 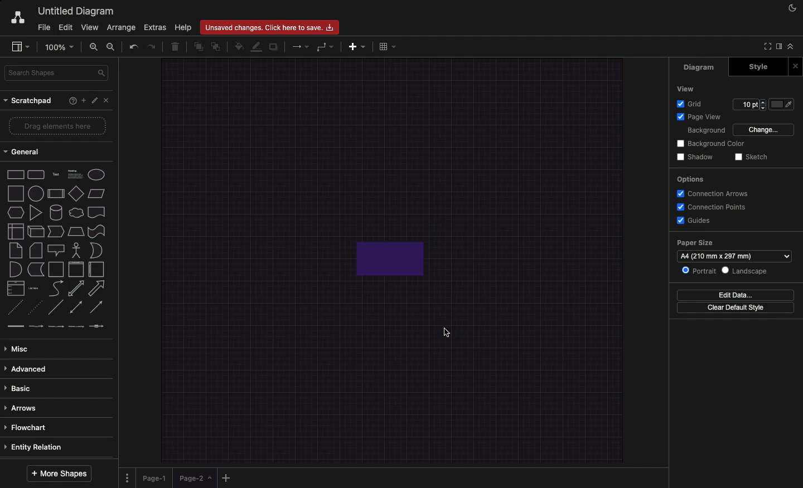 I want to click on Add, so click(x=226, y=477).